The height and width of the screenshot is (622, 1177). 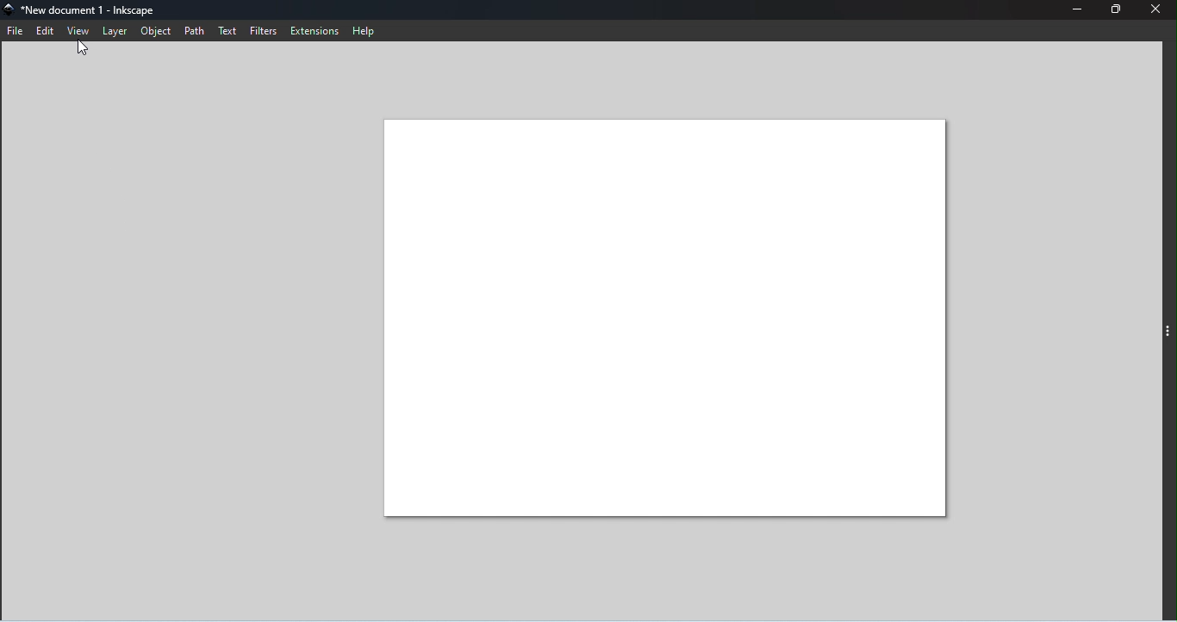 I want to click on Filters, so click(x=265, y=31).